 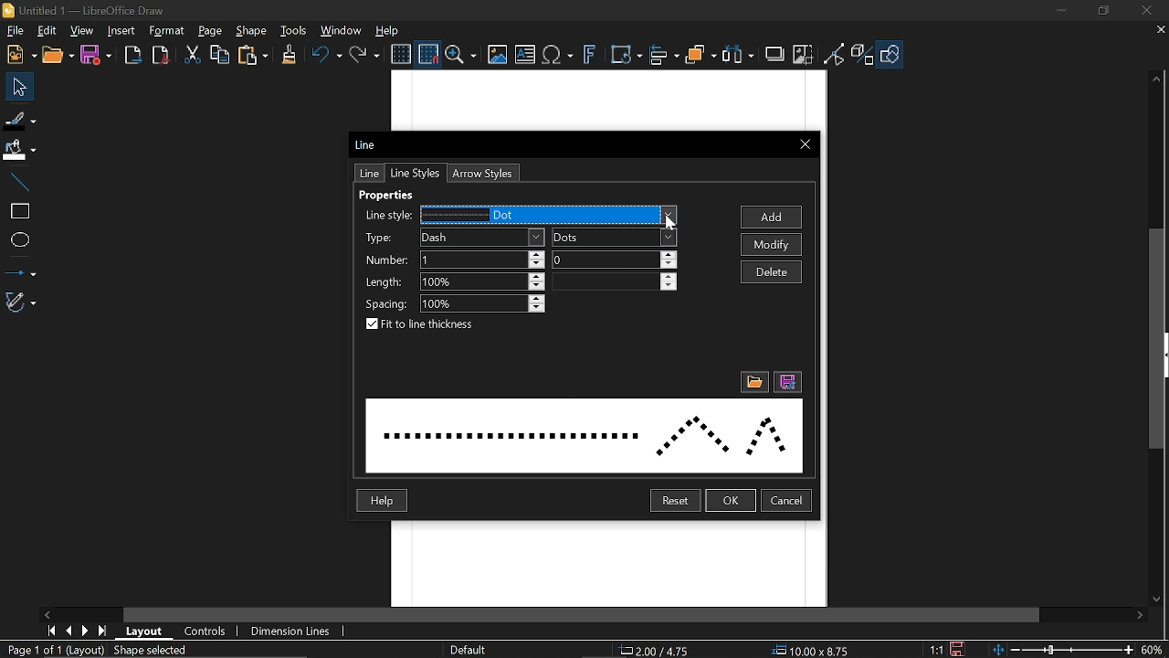 What do you see at coordinates (166, 651) in the screenshot?
I see `Shape selected` at bounding box center [166, 651].